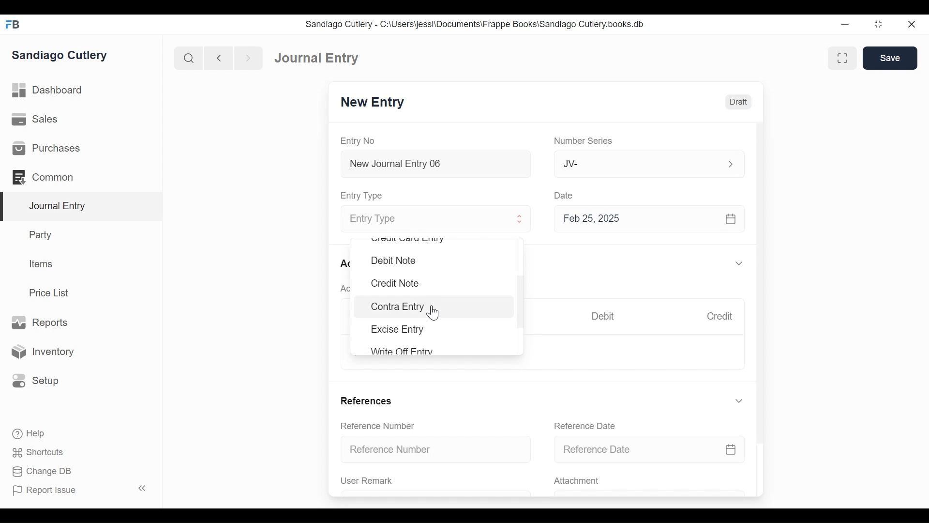 This screenshot has height=523, width=929. I want to click on Journal Entry, so click(82, 207).